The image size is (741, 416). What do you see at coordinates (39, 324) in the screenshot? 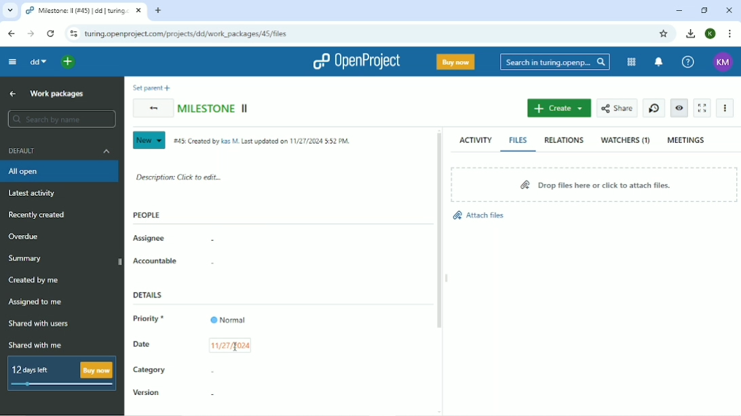
I see `Shared with users` at bounding box center [39, 324].